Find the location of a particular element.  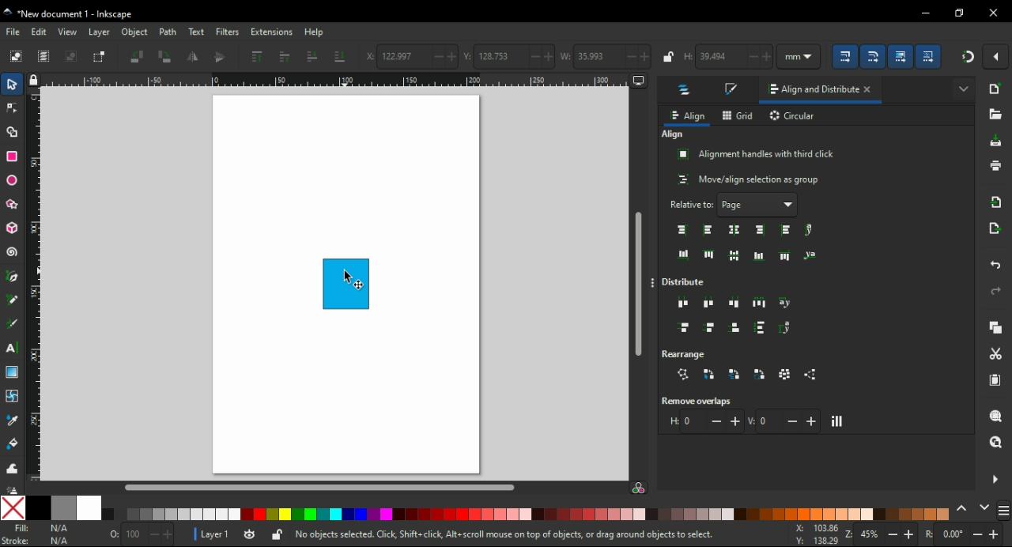

snap options is located at coordinates (999, 55).